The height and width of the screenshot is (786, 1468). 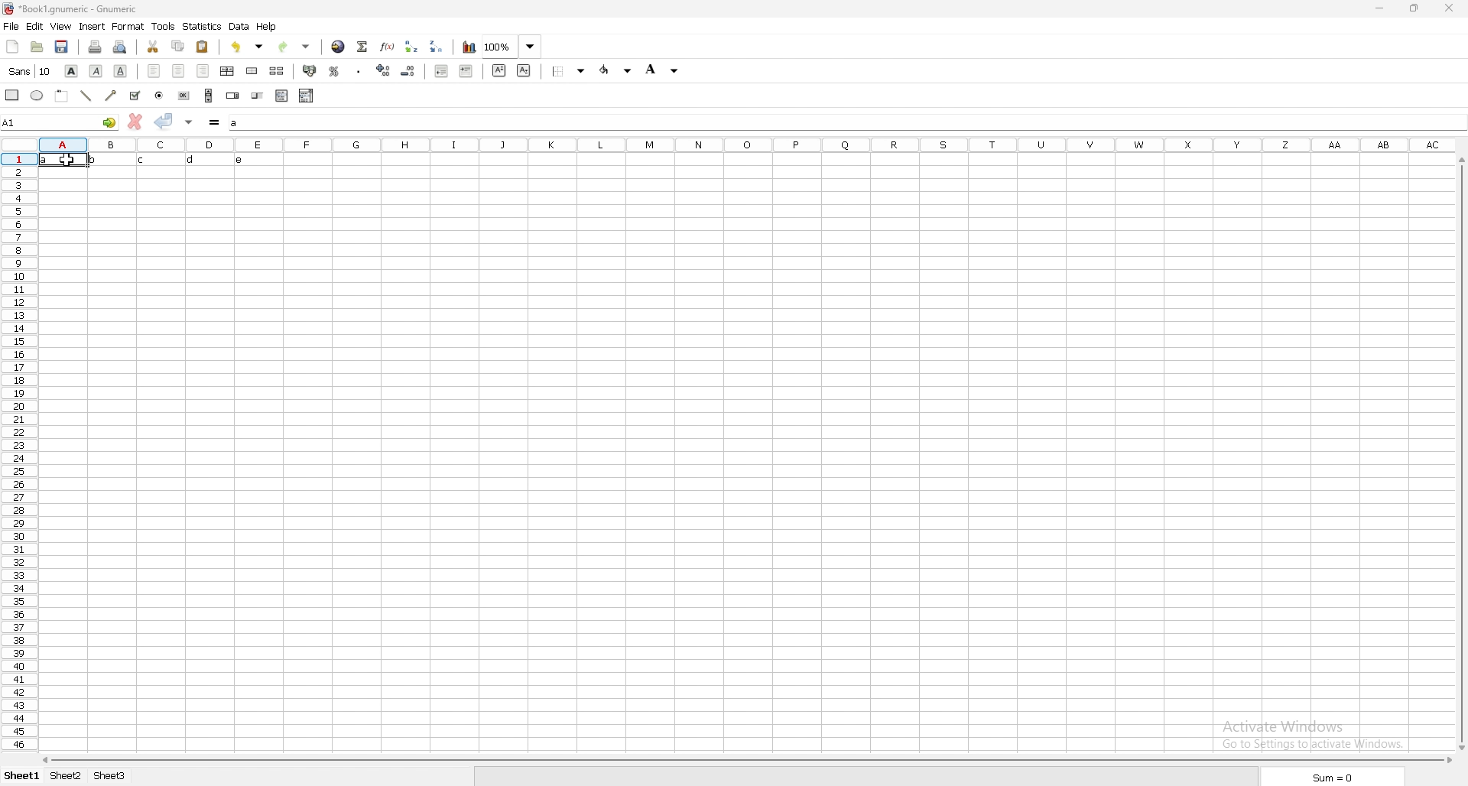 What do you see at coordinates (183, 96) in the screenshot?
I see `button` at bounding box center [183, 96].